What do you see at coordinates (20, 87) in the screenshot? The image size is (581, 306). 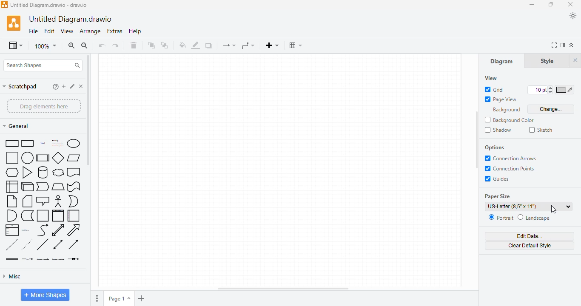 I see `scratchpad` at bounding box center [20, 87].